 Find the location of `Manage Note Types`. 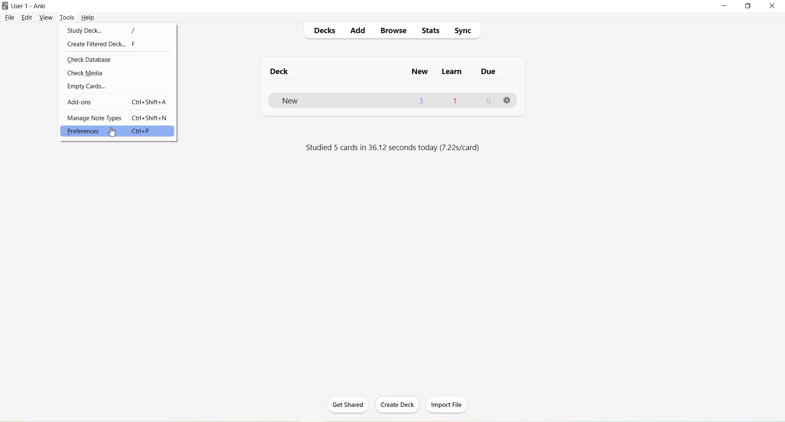

Manage Note Types is located at coordinates (94, 118).